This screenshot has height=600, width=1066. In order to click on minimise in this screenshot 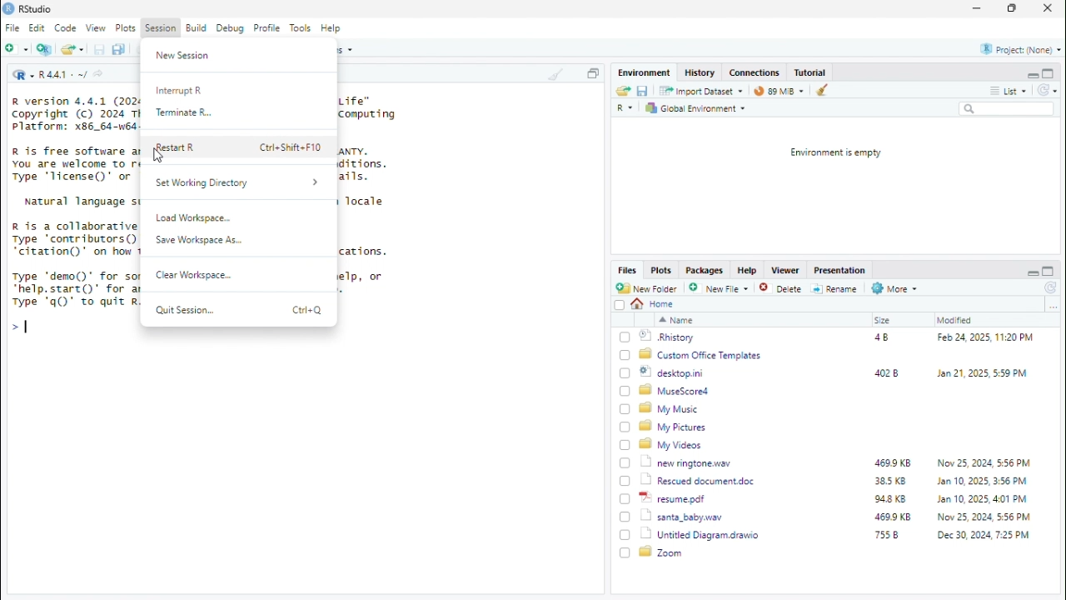, I will do `click(1032, 75)`.